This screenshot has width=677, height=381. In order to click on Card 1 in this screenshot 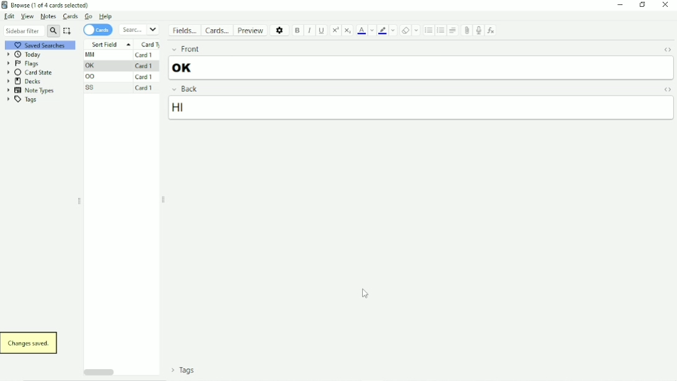, I will do `click(144, 77)`.